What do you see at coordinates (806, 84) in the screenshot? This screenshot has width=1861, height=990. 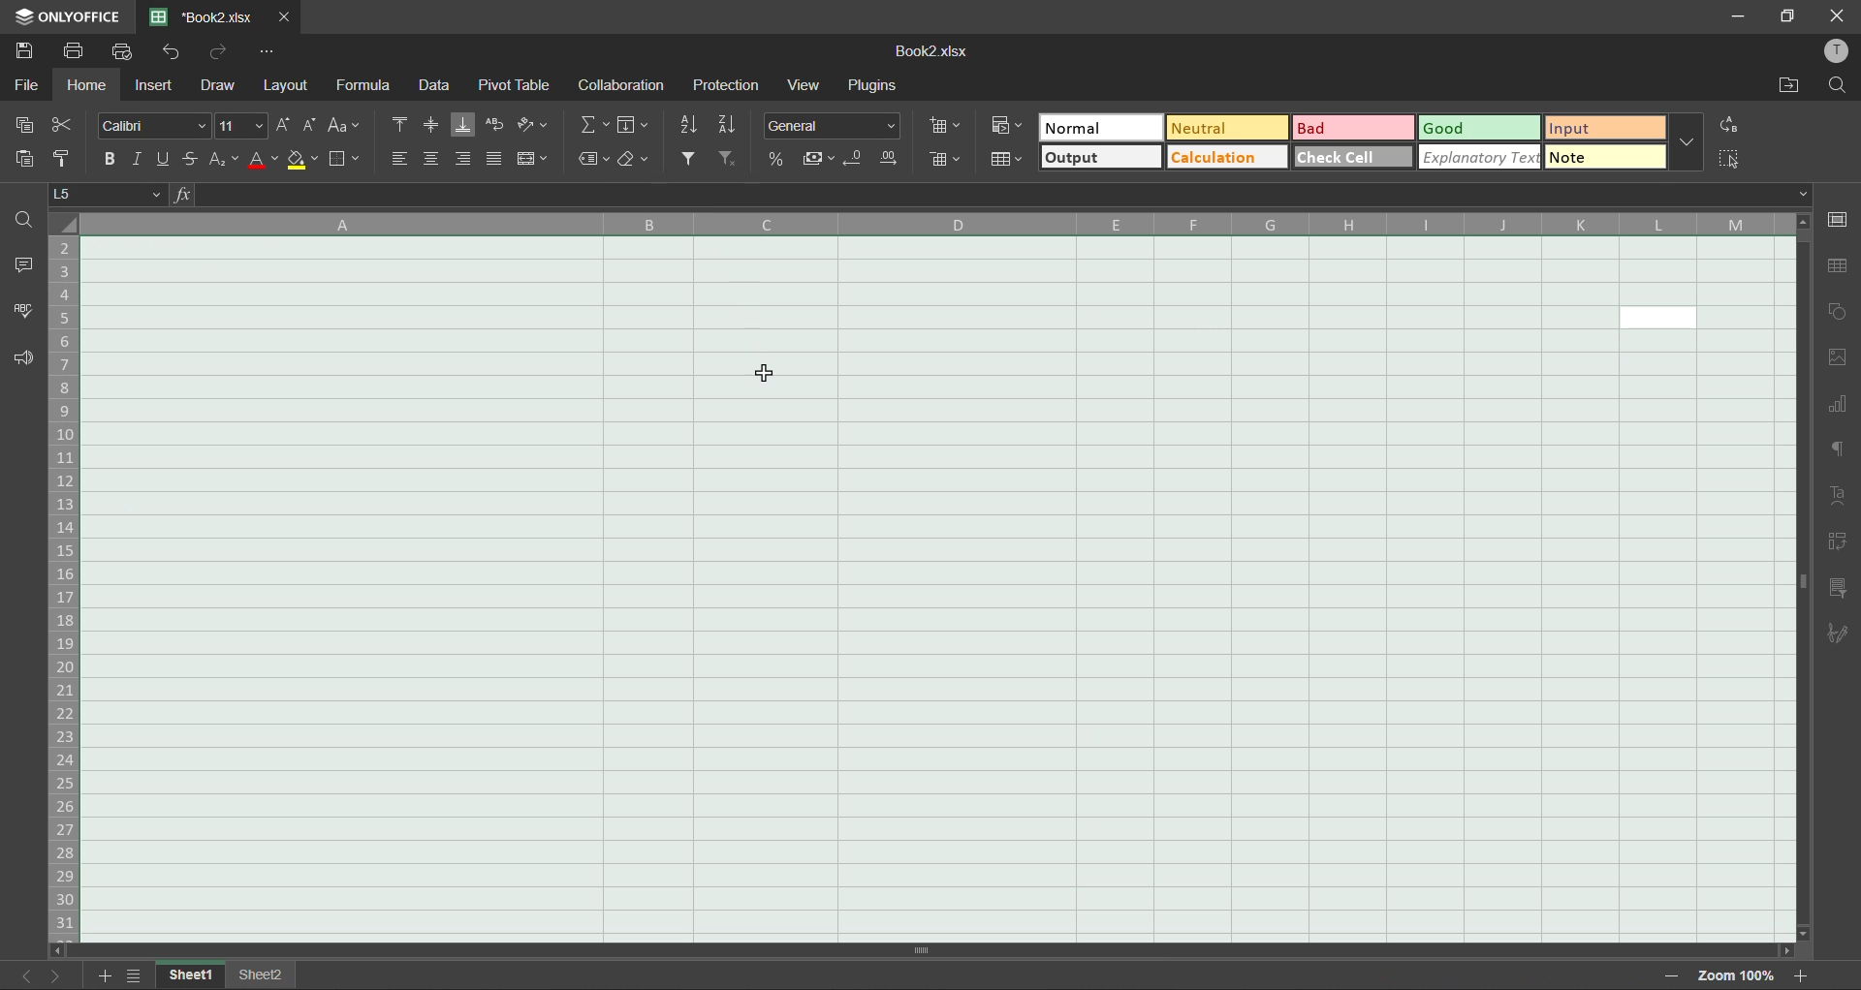 I see `view` at bounding box center [806, 84].